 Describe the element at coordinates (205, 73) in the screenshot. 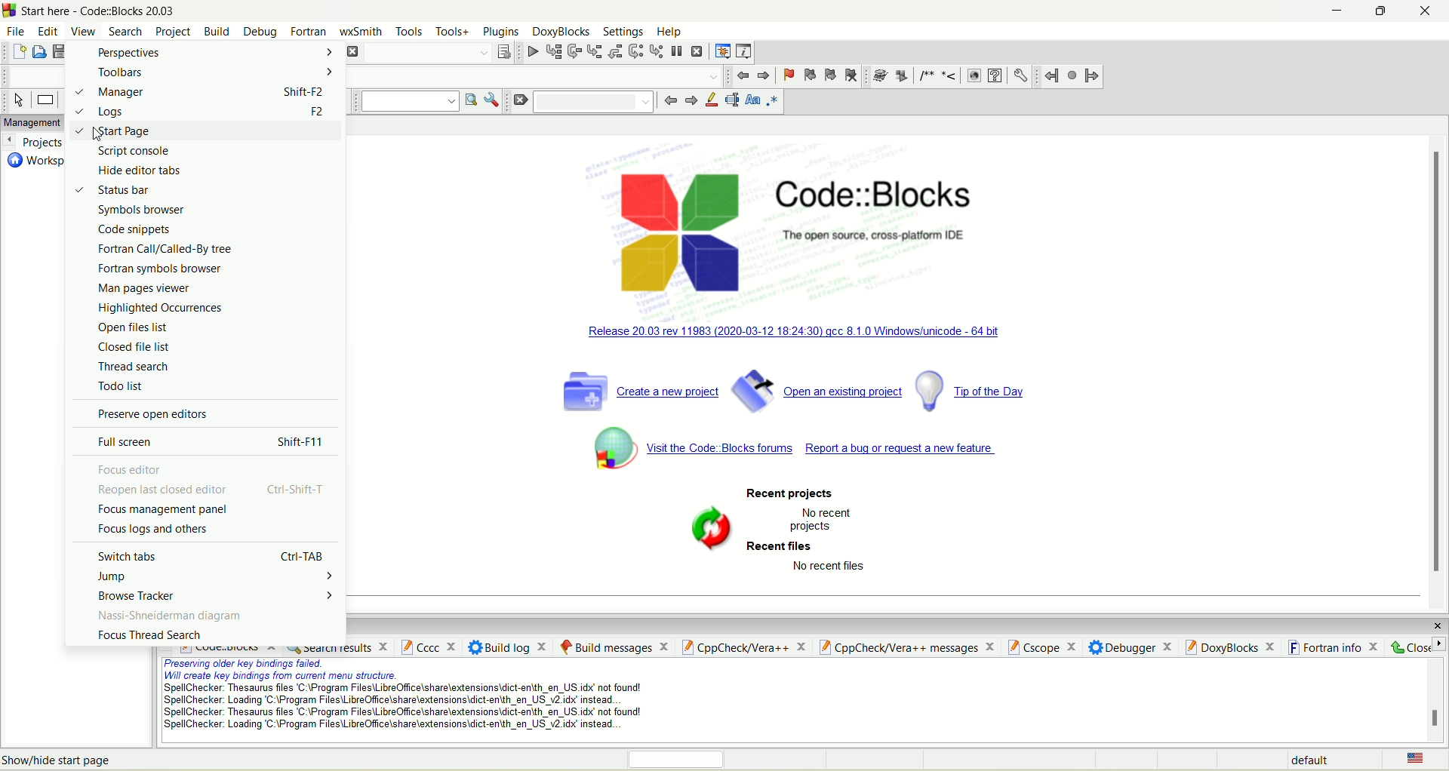

I see `toolbars` at that location.